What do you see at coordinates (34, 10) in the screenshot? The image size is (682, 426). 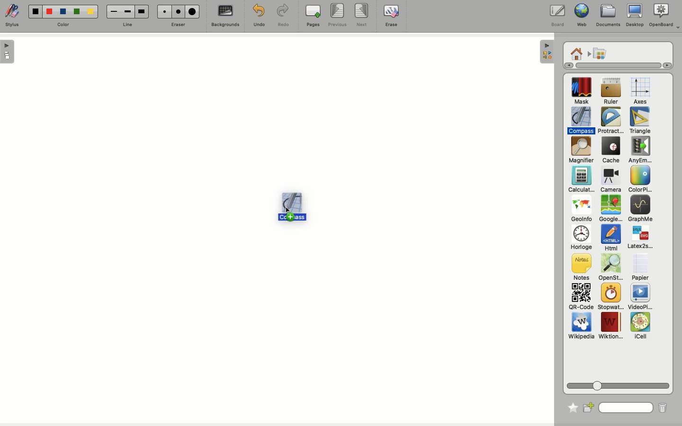 I see `color1` at bounding box center [34, 10].